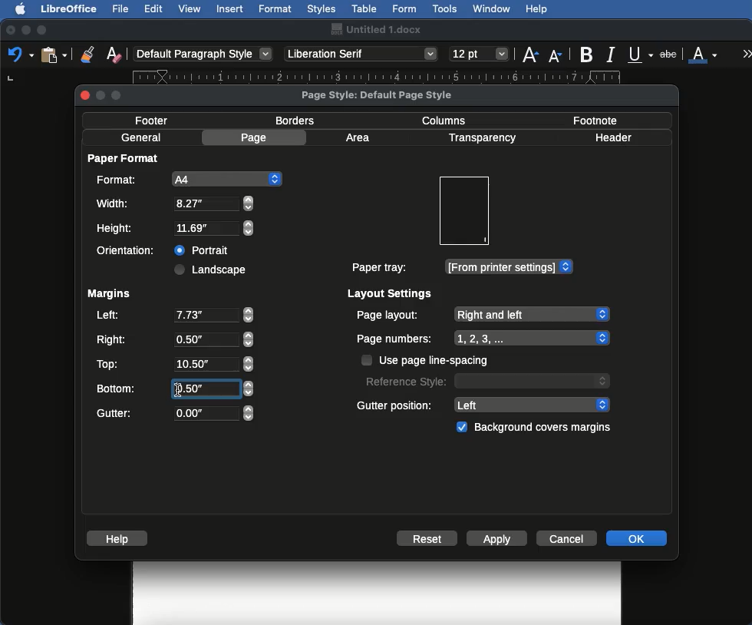 The width and height of the screenshot is (752, 625). What do you see at coordinates (129, 250) in the screenshot?
I see `Orientation` at bounding box center [129, 250].